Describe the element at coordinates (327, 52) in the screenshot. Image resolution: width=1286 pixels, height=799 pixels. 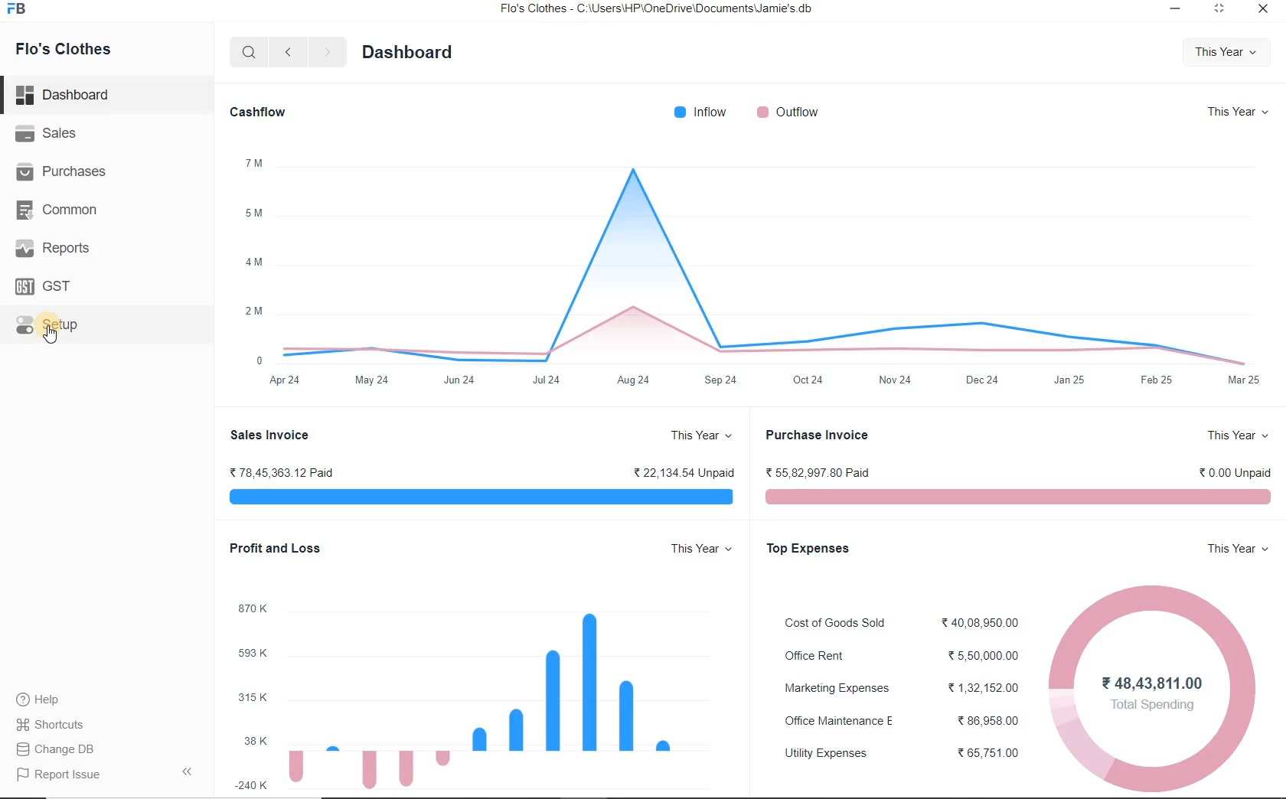
I see `Next` at that location.